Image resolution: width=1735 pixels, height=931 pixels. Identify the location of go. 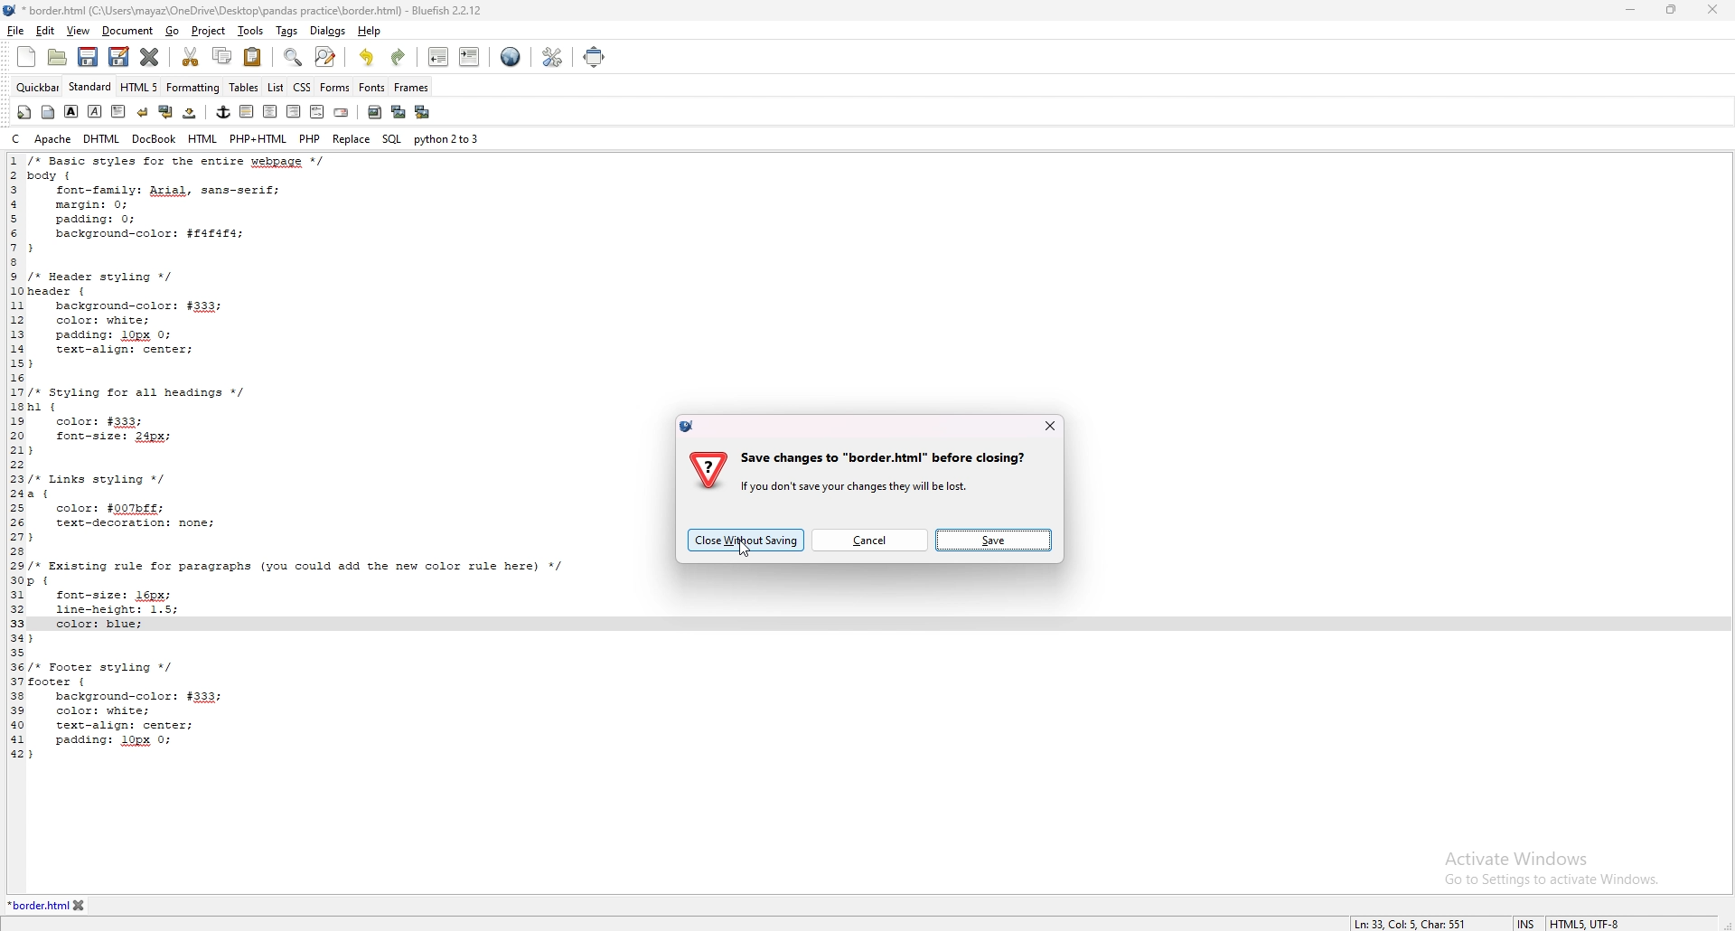
(173, 30).